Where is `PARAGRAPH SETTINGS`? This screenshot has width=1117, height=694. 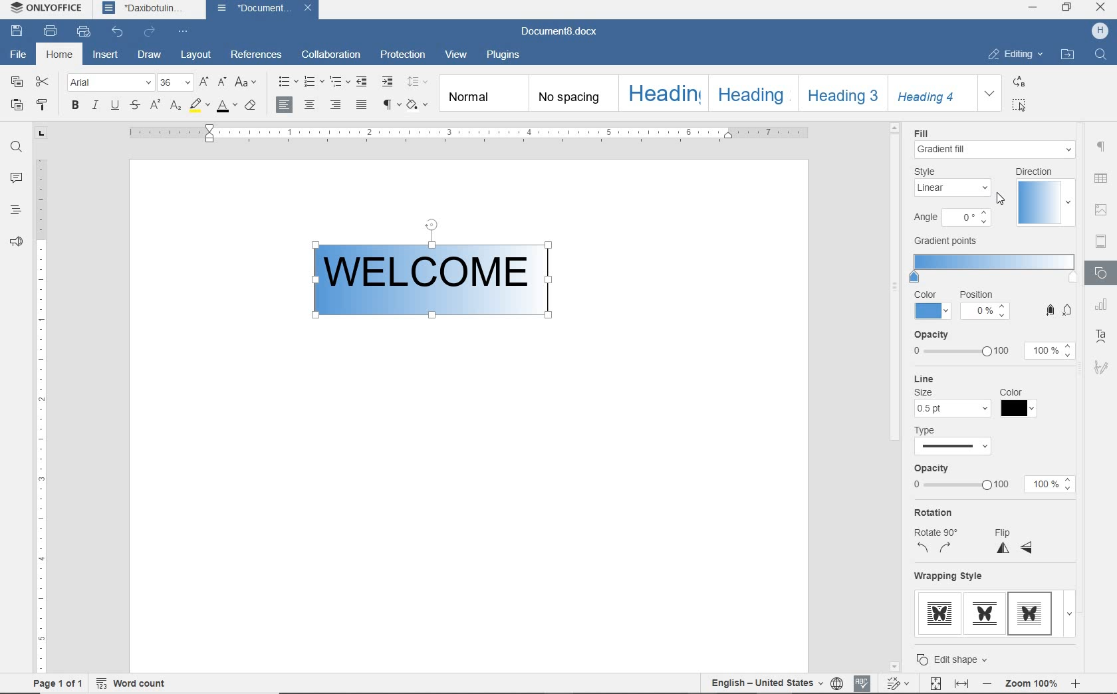
PARAGRAPH SETTINGS is located at coordinates (1101, 148).